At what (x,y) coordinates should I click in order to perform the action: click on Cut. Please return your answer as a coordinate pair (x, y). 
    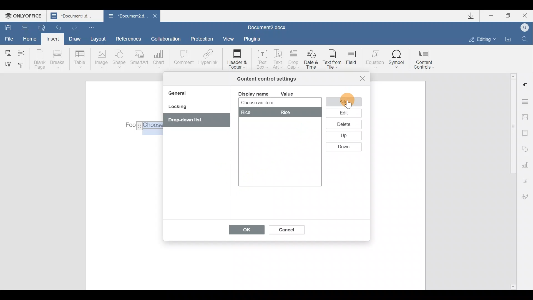
    Looking at the image, I should click on (24, 52).